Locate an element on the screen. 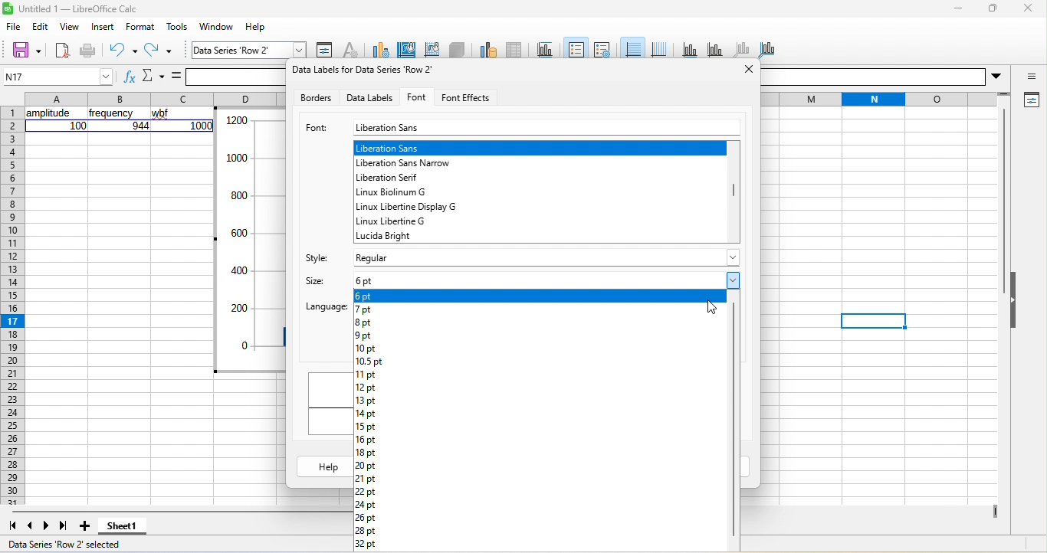 The width and height of the screenshot is (1047, 553). new is located at coordinates (61, 50).